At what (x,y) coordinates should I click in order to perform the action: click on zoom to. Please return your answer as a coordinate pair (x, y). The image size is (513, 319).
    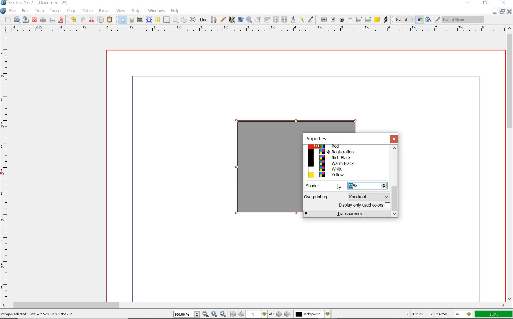
    Looking at the image, I should click on (214, 314).